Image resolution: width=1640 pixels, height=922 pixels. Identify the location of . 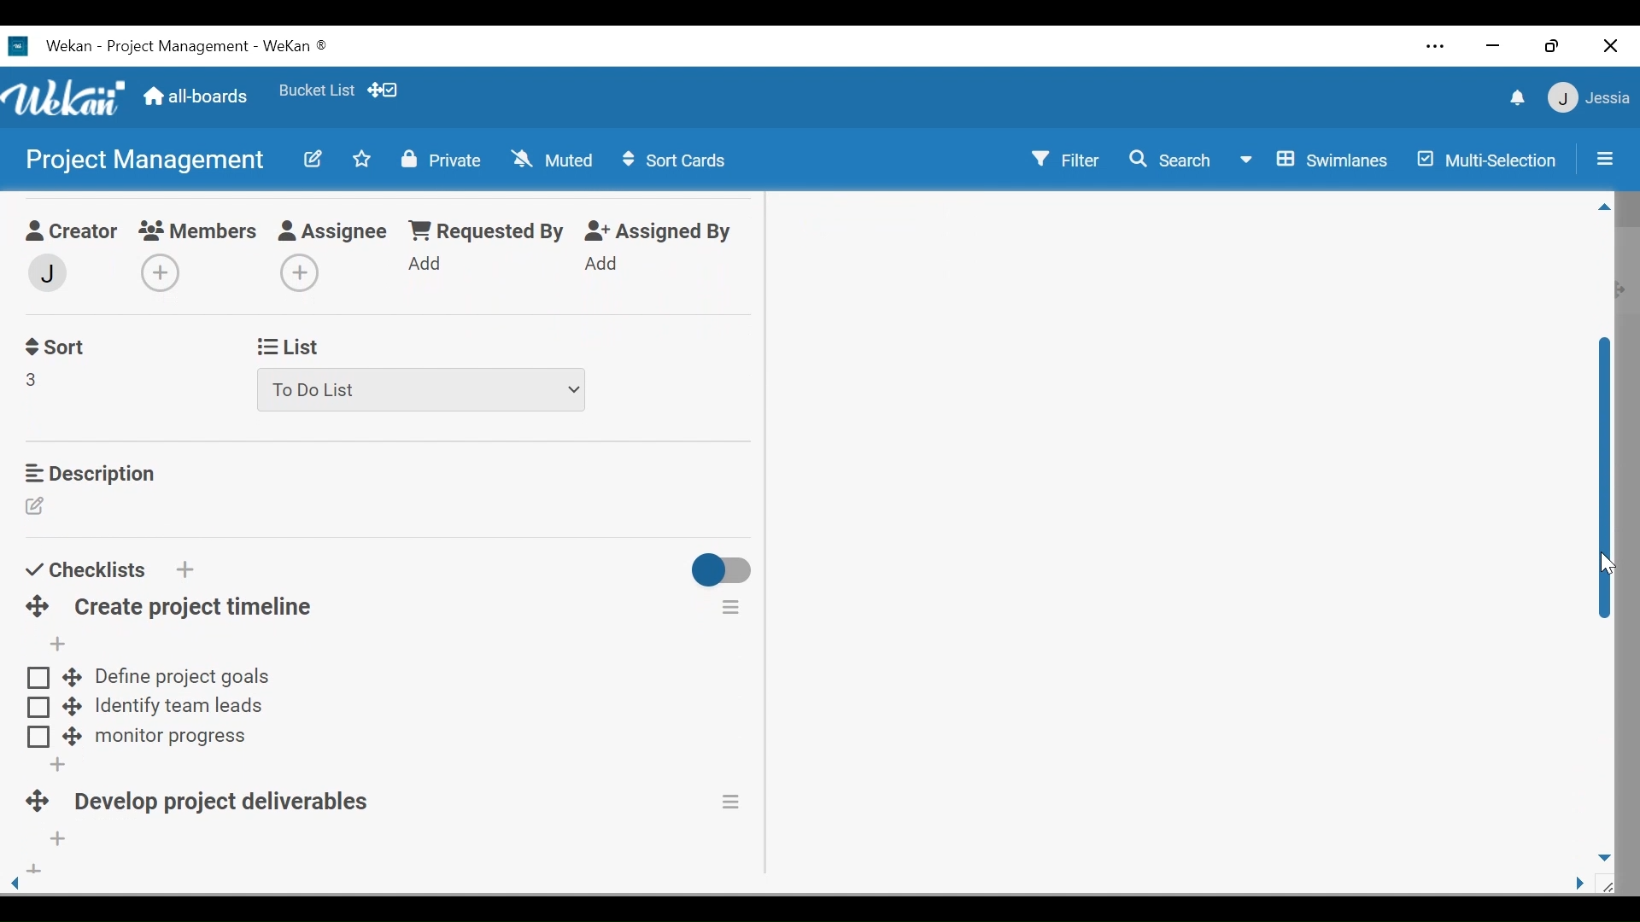
(199, 230).